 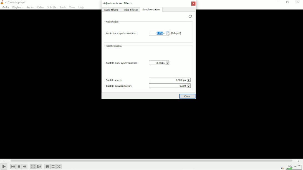 What do you see at coordinates (159, 63) in the screenshot?
I see `0.000s` at bounding box center [159, 63].